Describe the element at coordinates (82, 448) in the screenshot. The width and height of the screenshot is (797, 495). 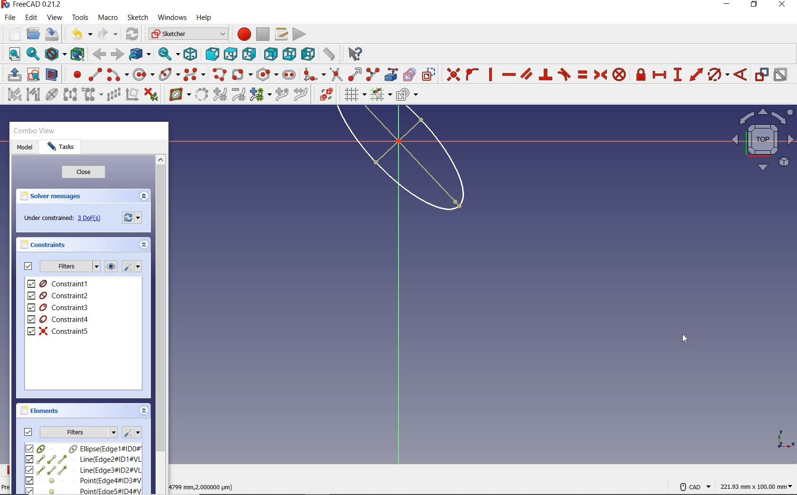
I see `element1` at that location.